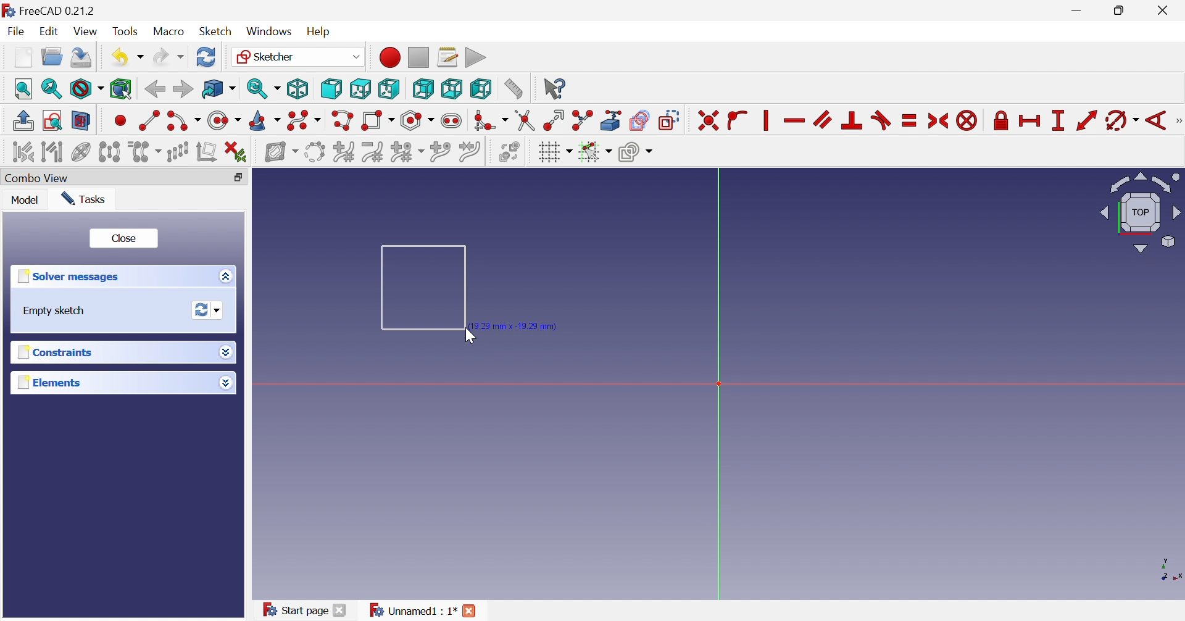  I want to click on Create B-spline, so click(304, 121).